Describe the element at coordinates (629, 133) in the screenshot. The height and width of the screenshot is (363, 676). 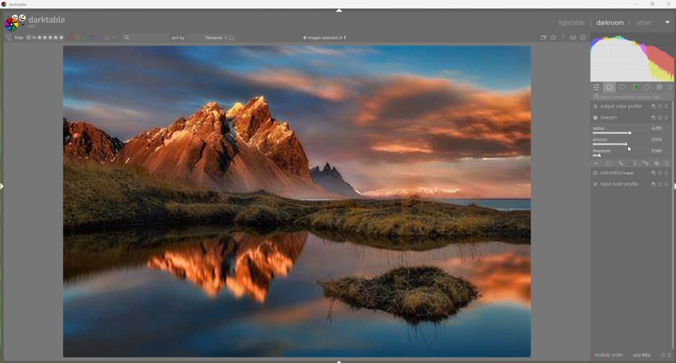
I see `input slider` at that location.